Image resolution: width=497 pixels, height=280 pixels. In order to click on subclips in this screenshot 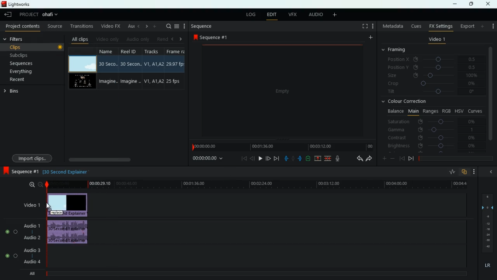, I will do `click(30, 54)`.